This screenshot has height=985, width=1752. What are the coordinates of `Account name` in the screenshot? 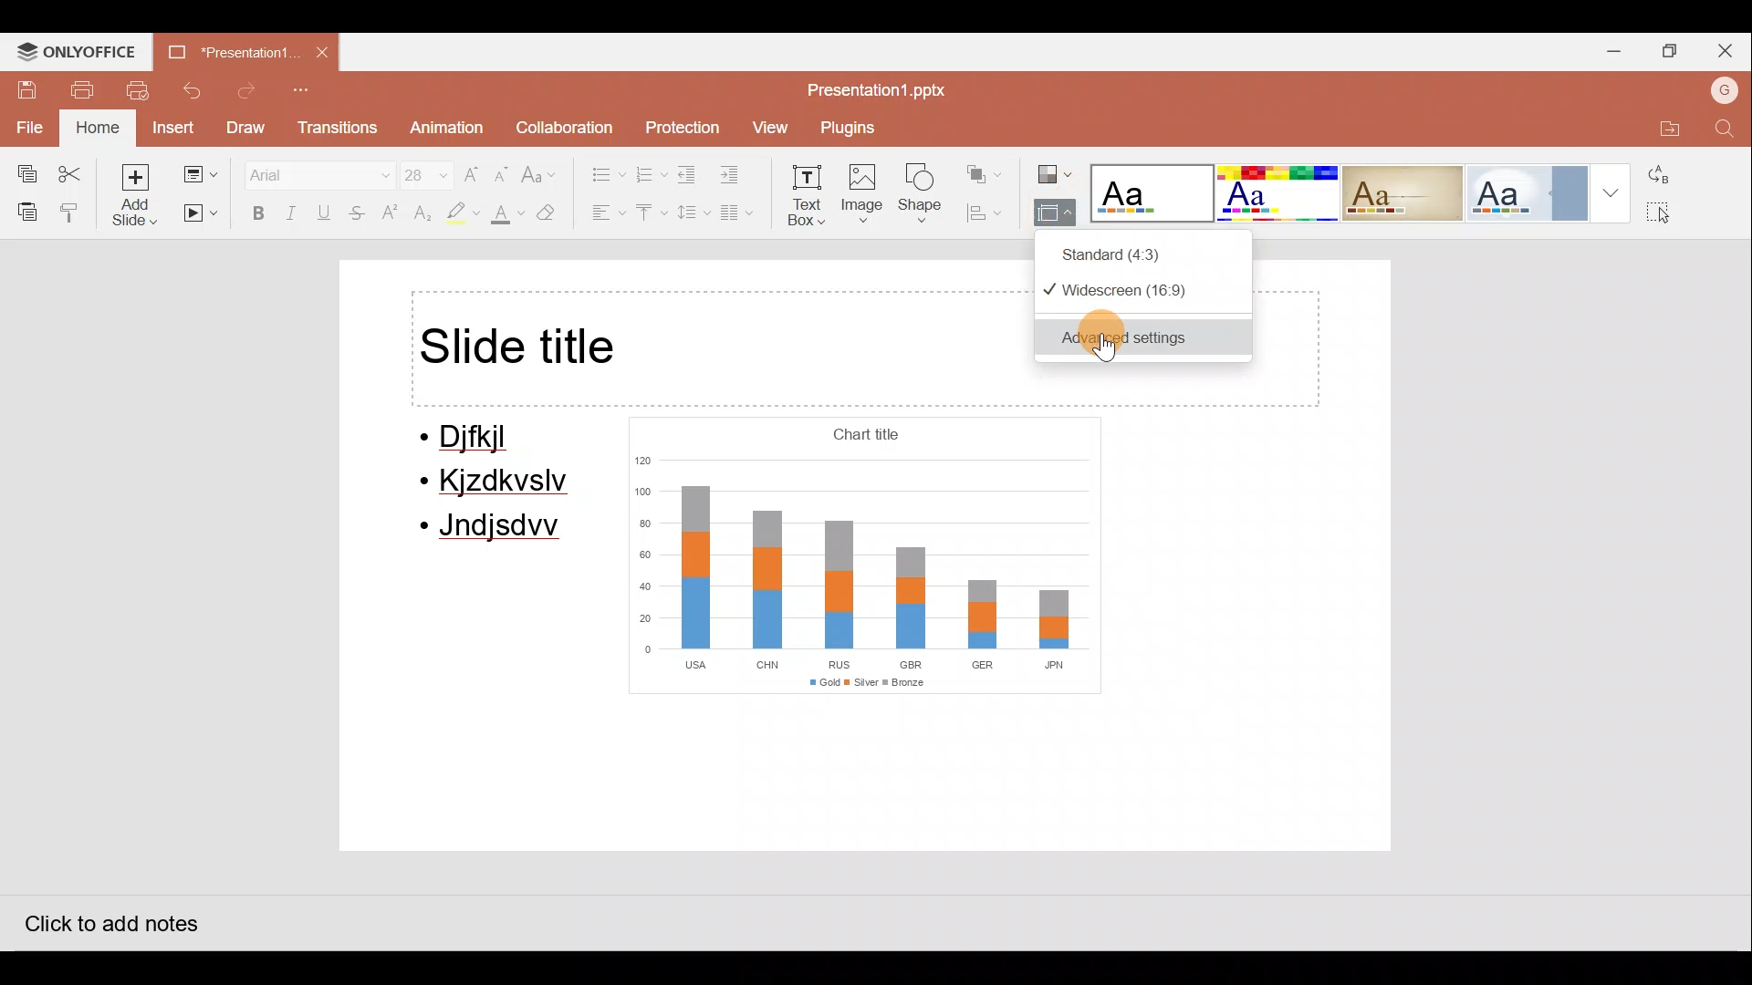 It's located at (1720, 88).